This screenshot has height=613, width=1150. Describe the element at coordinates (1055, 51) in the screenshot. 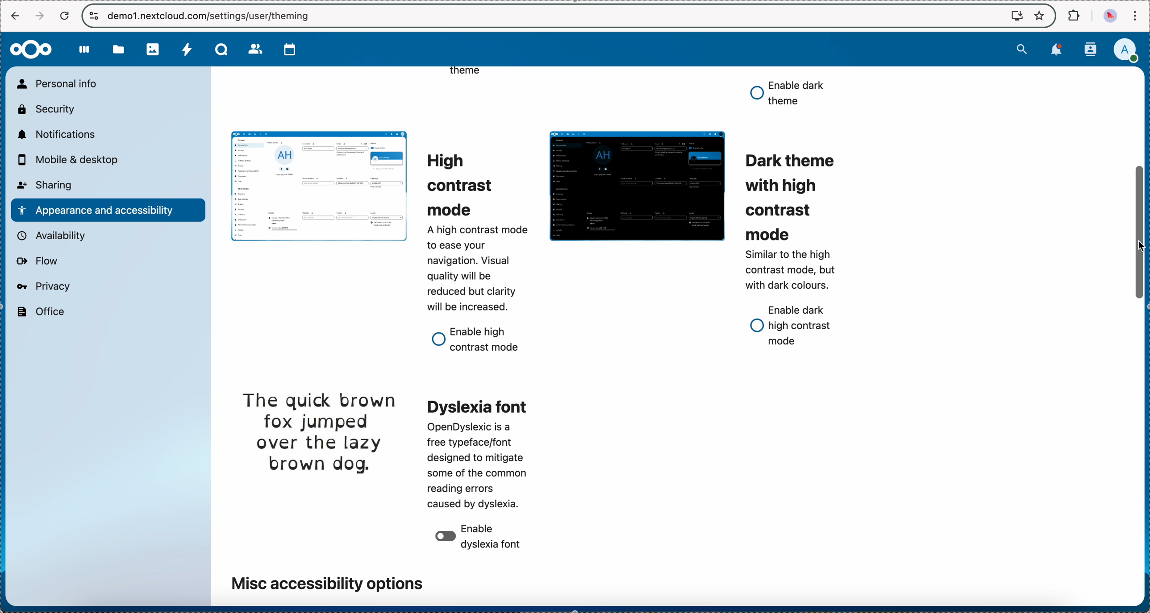

I see `notifications` at that location.